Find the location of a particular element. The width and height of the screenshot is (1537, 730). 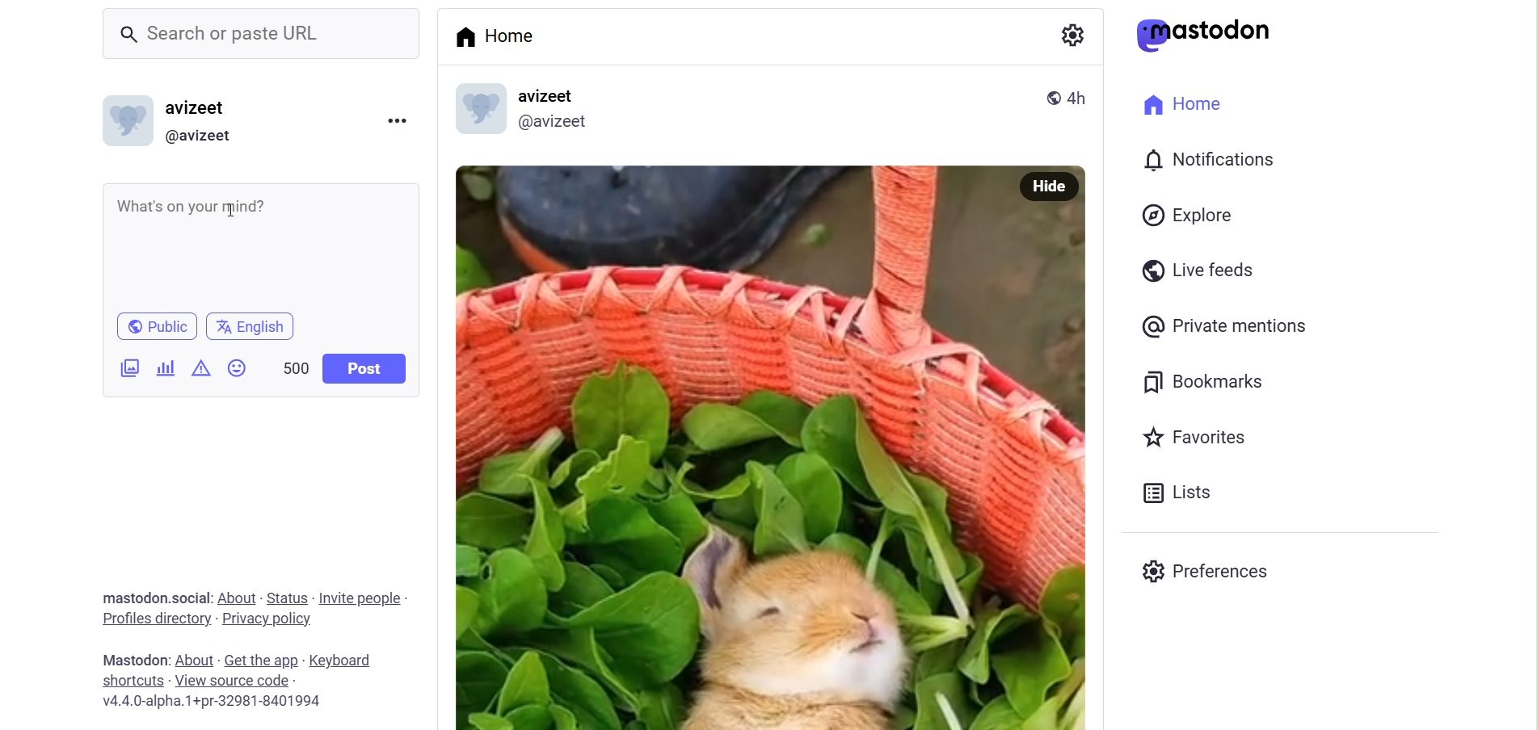

source code is located at coordinates (242, 679).